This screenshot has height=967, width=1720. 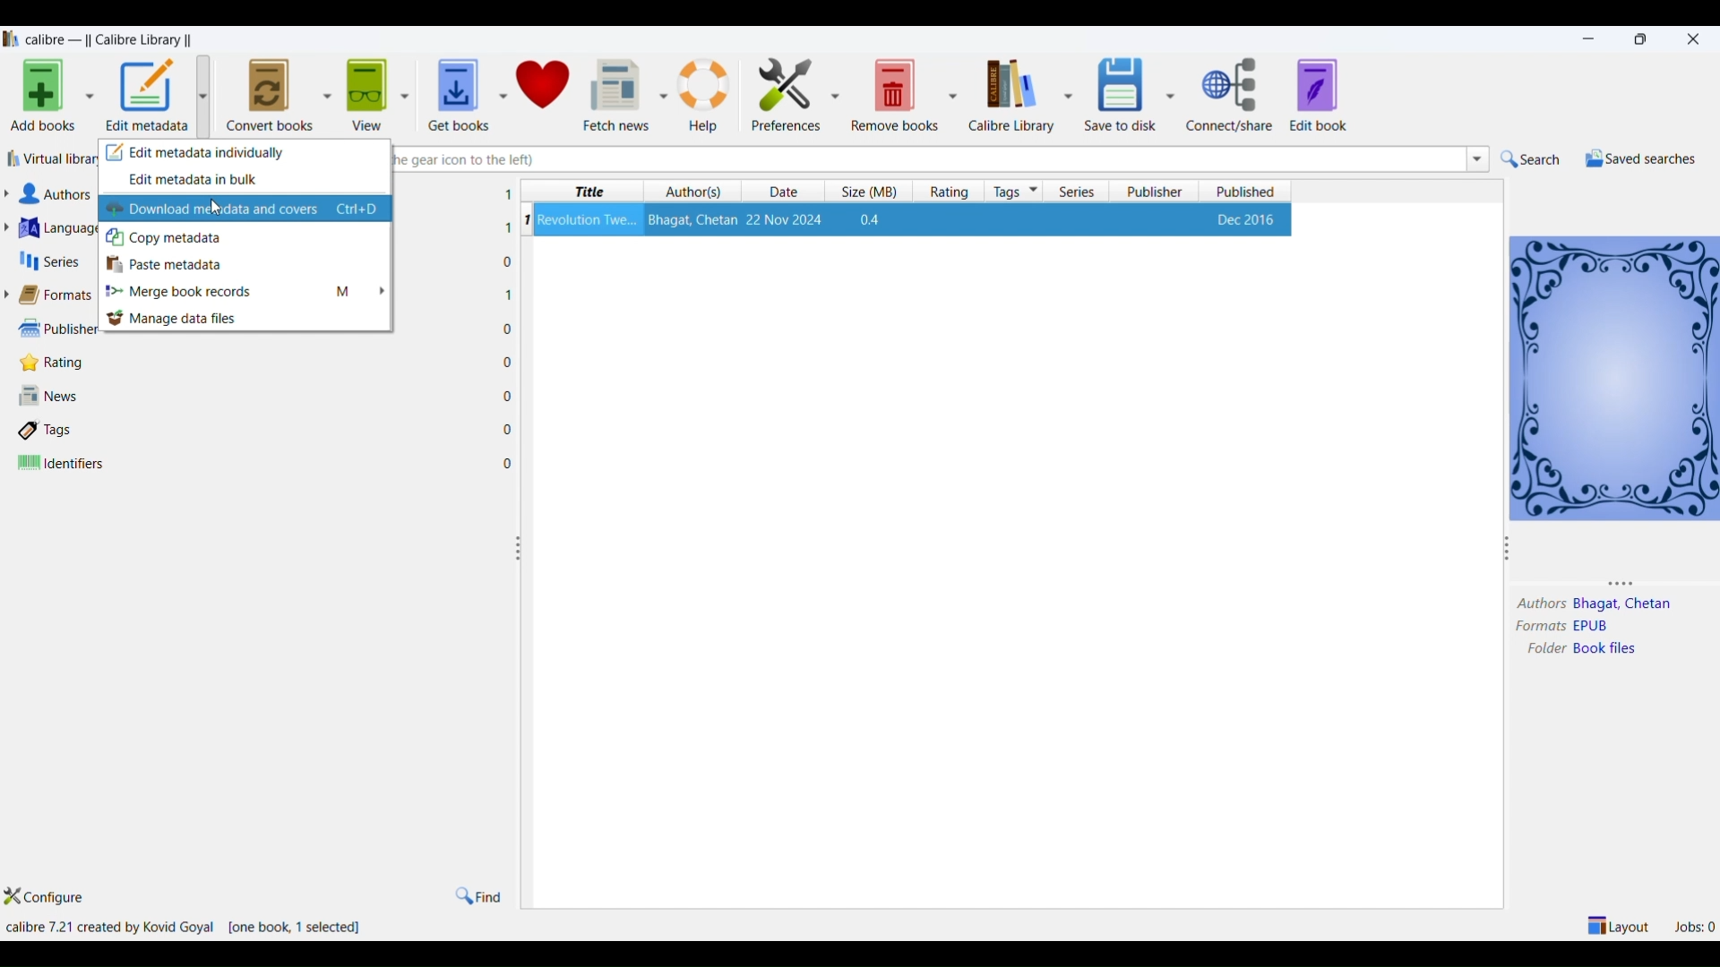 I want to click on format type, so click(x=1599, y=627).